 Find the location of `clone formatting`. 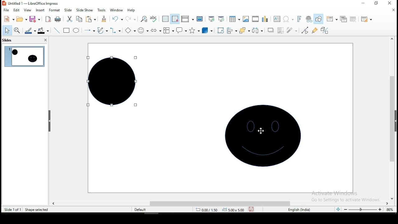

clone formatting is located at coordinates (103, 19).